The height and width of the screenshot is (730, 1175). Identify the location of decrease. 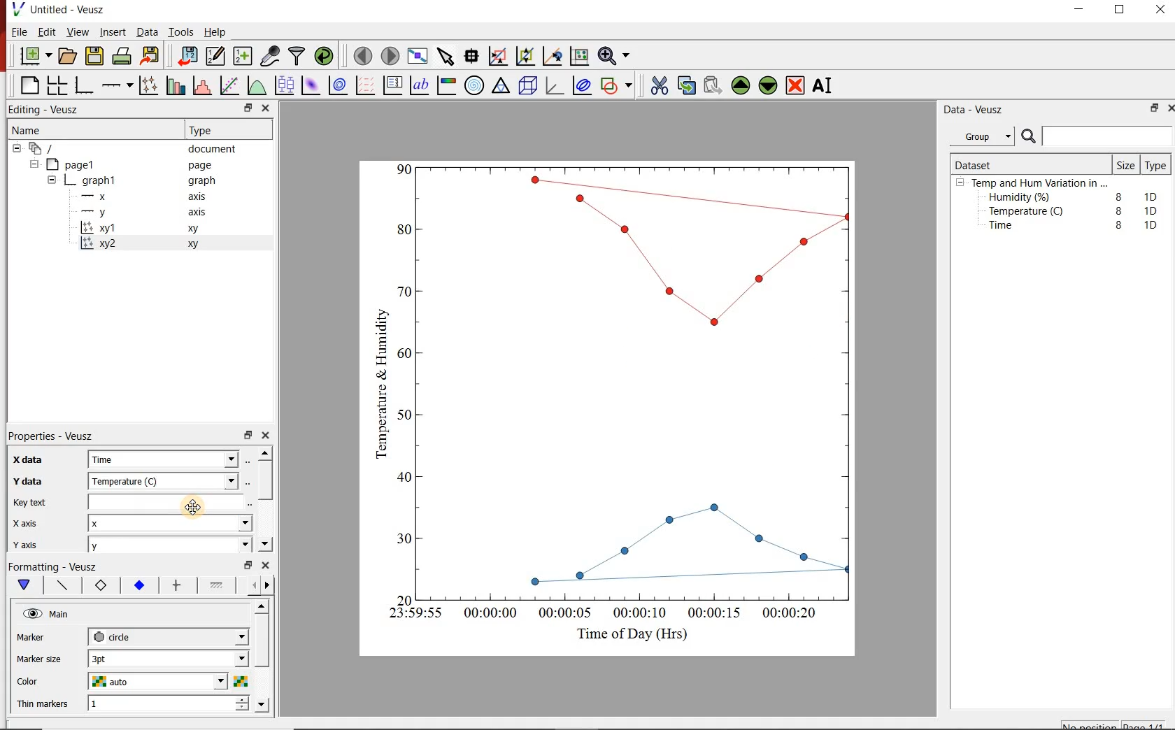
(241, 711).